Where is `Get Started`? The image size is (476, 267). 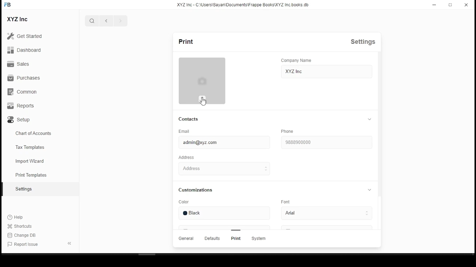 Get Started is located at coordinates (27, 36).